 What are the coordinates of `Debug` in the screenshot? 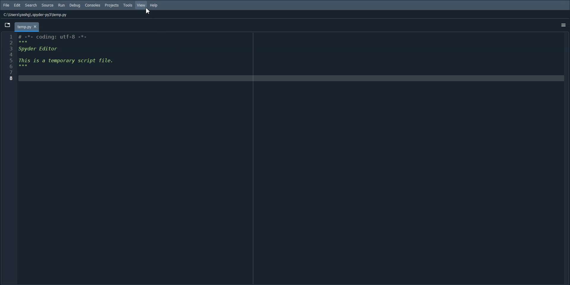 It's located at (75, 5).